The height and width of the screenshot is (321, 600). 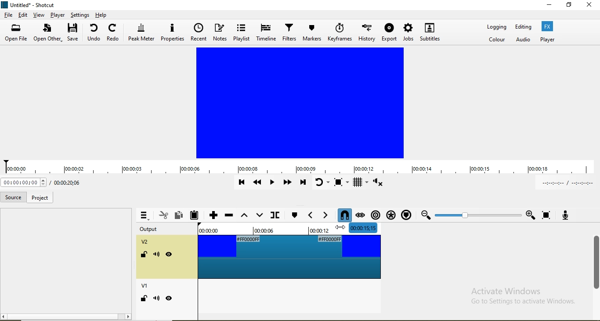 What do you see at coordinates (113, 34) in the screenshot?
I see `redo` at bounding box center [113, 34].